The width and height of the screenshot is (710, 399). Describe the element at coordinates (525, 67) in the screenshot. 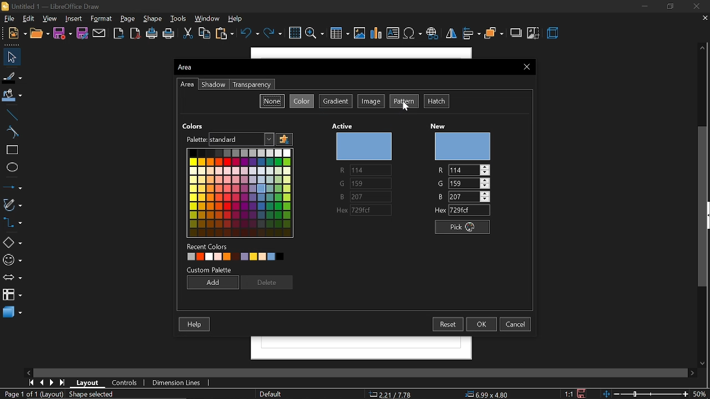

I see `Close` at that location.